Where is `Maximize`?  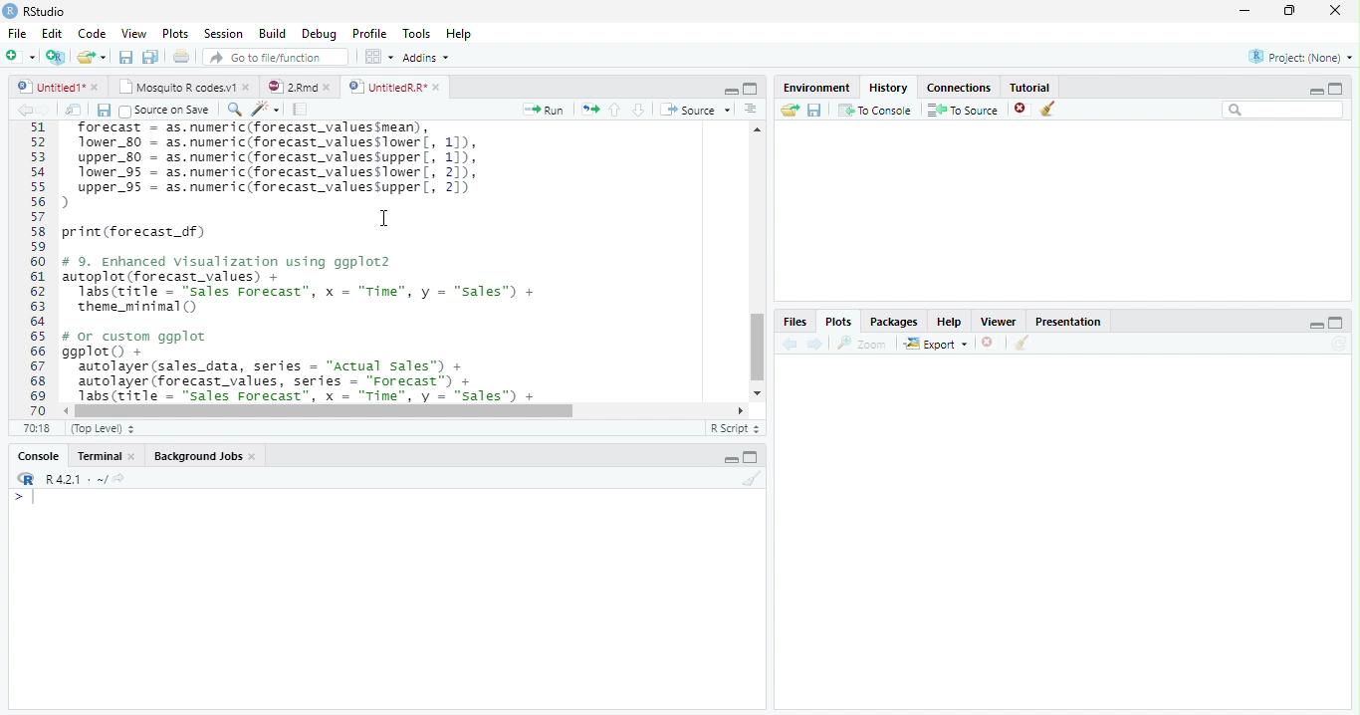 Maximize is located at coordinates (1340, 88).